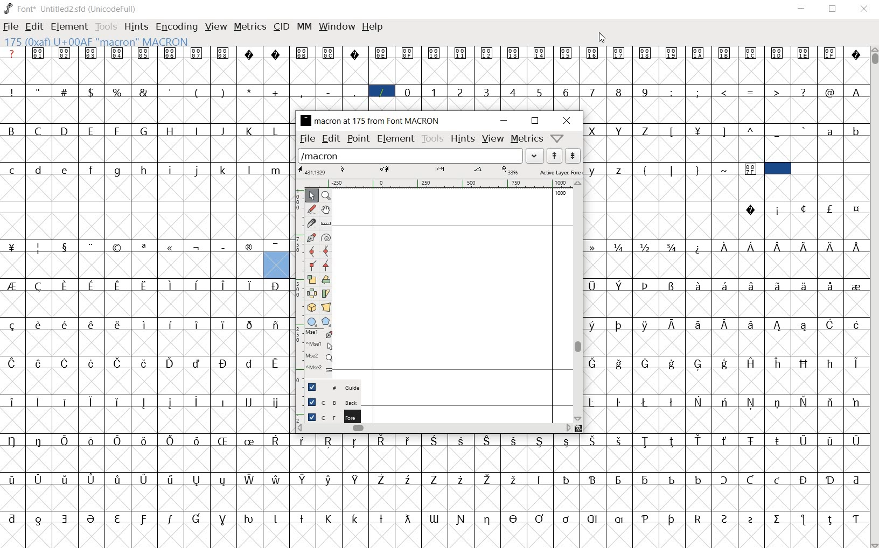  Describe the element at coordinates (93, 441) in the screenshot. I see `Symbol` at that location.